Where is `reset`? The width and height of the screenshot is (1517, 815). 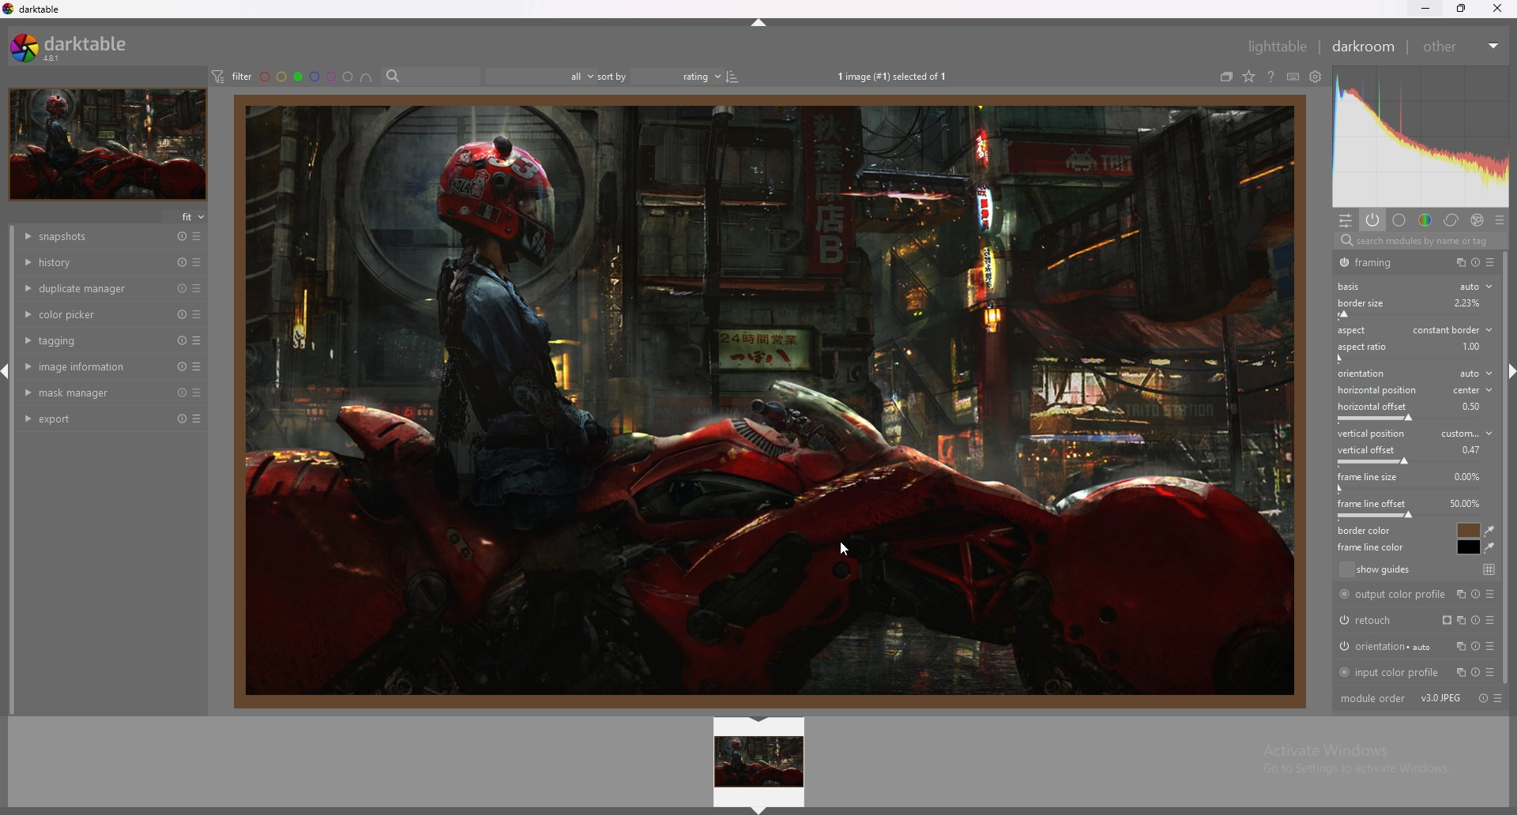
reset is located at coordinates (182, 237).